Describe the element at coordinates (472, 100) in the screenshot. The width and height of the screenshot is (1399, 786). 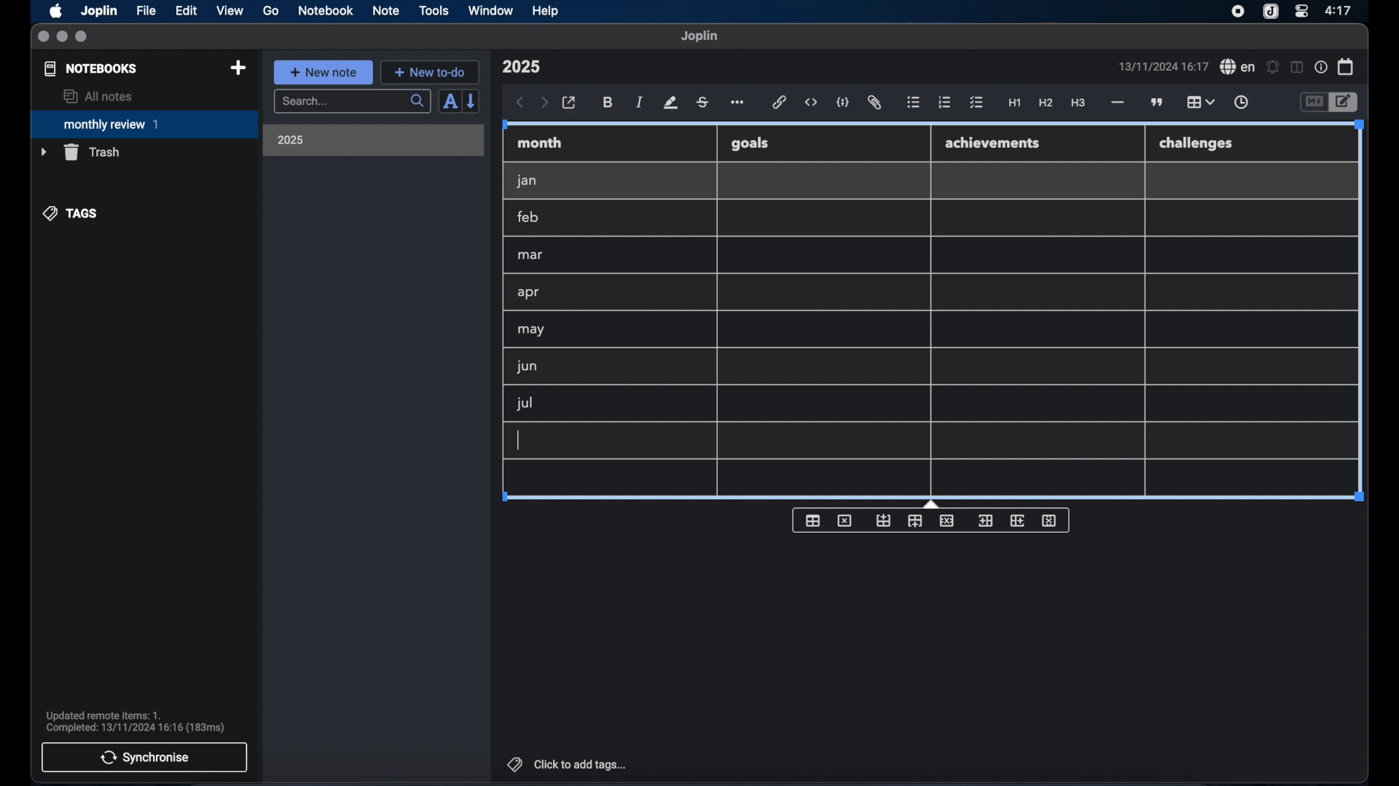
I see `reverse sort order` at that location.